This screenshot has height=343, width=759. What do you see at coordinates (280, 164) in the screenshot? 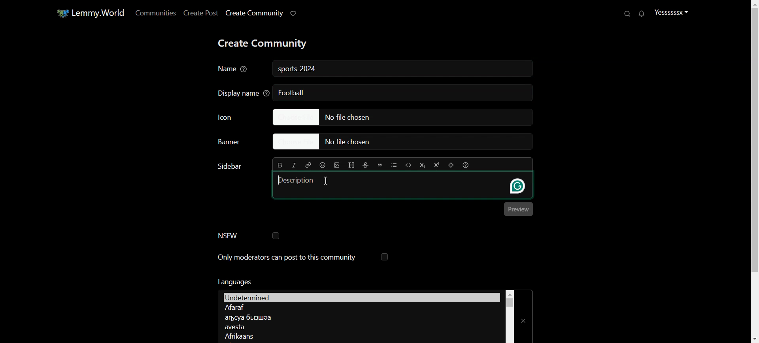
I see `Bold` at bounding box center [280, 164].